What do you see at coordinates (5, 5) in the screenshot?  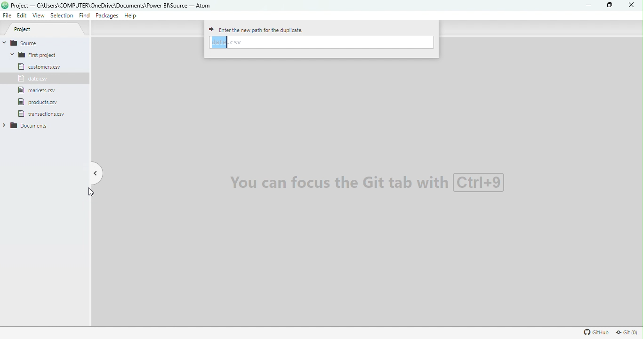 I see `logo` at bounding box center [5, 5].